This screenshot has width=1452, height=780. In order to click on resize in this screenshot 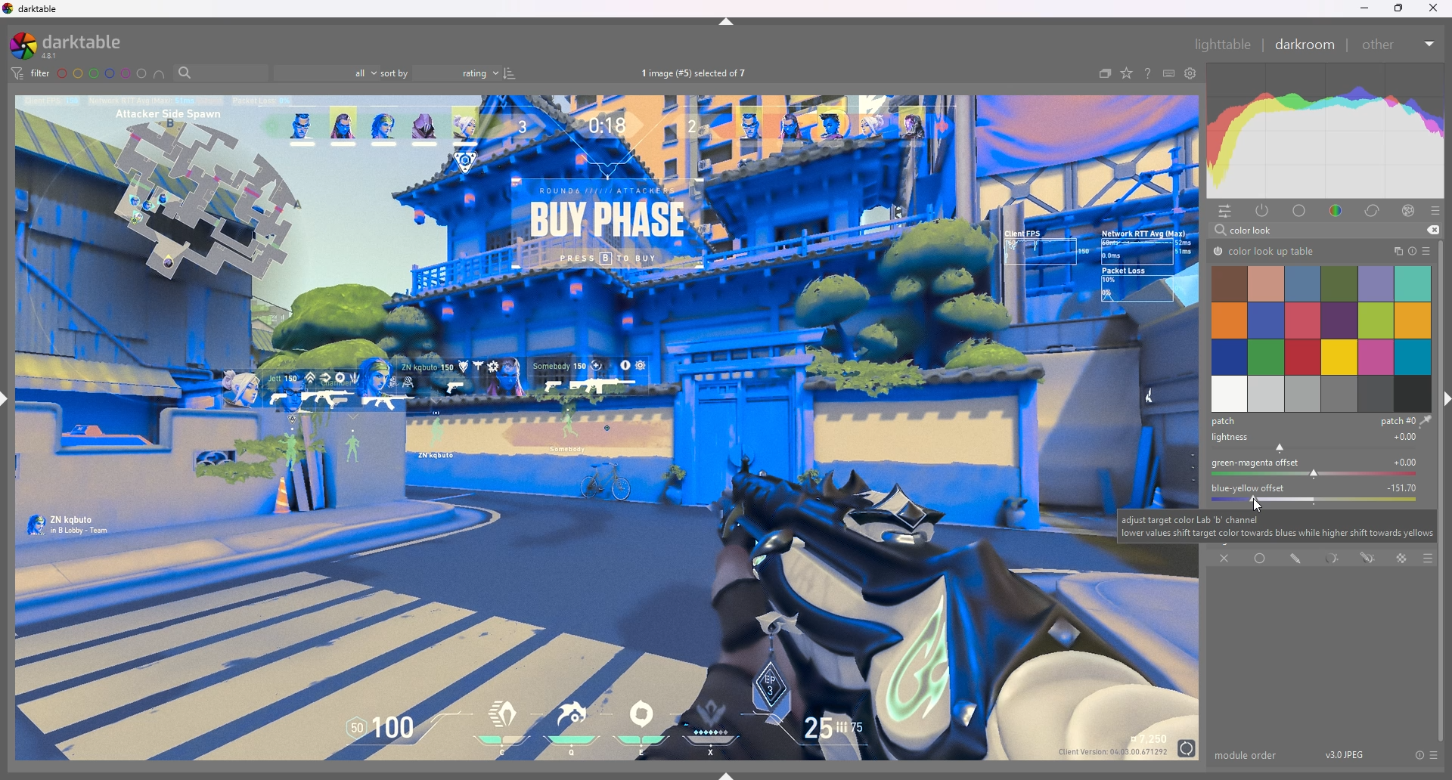, I will do `click(1398, 8)`.